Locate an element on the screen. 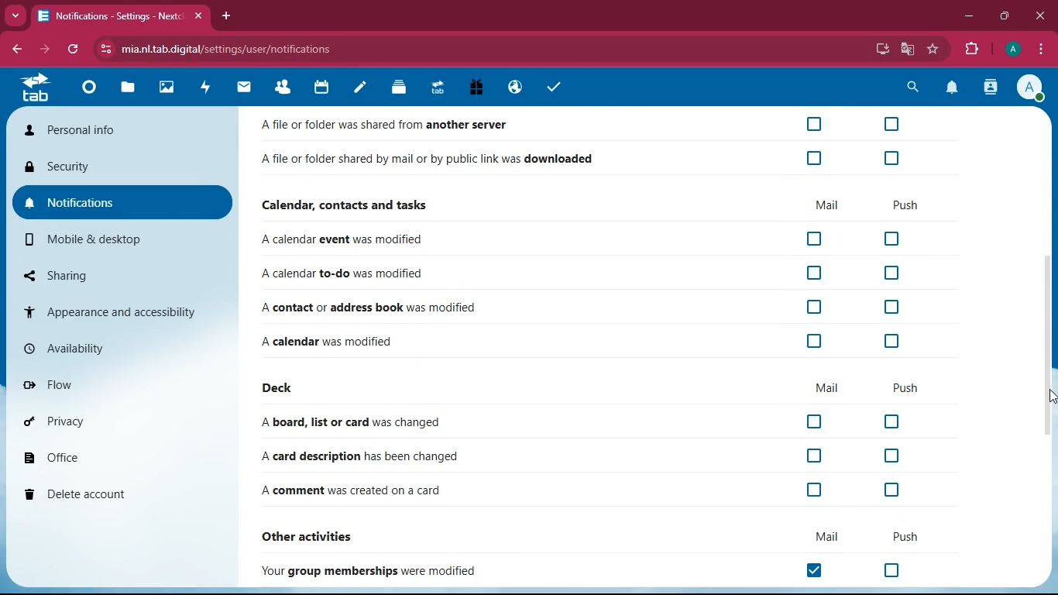 This screenshot has height=595, width=1058. favorite is located at coordinates (933, 50).